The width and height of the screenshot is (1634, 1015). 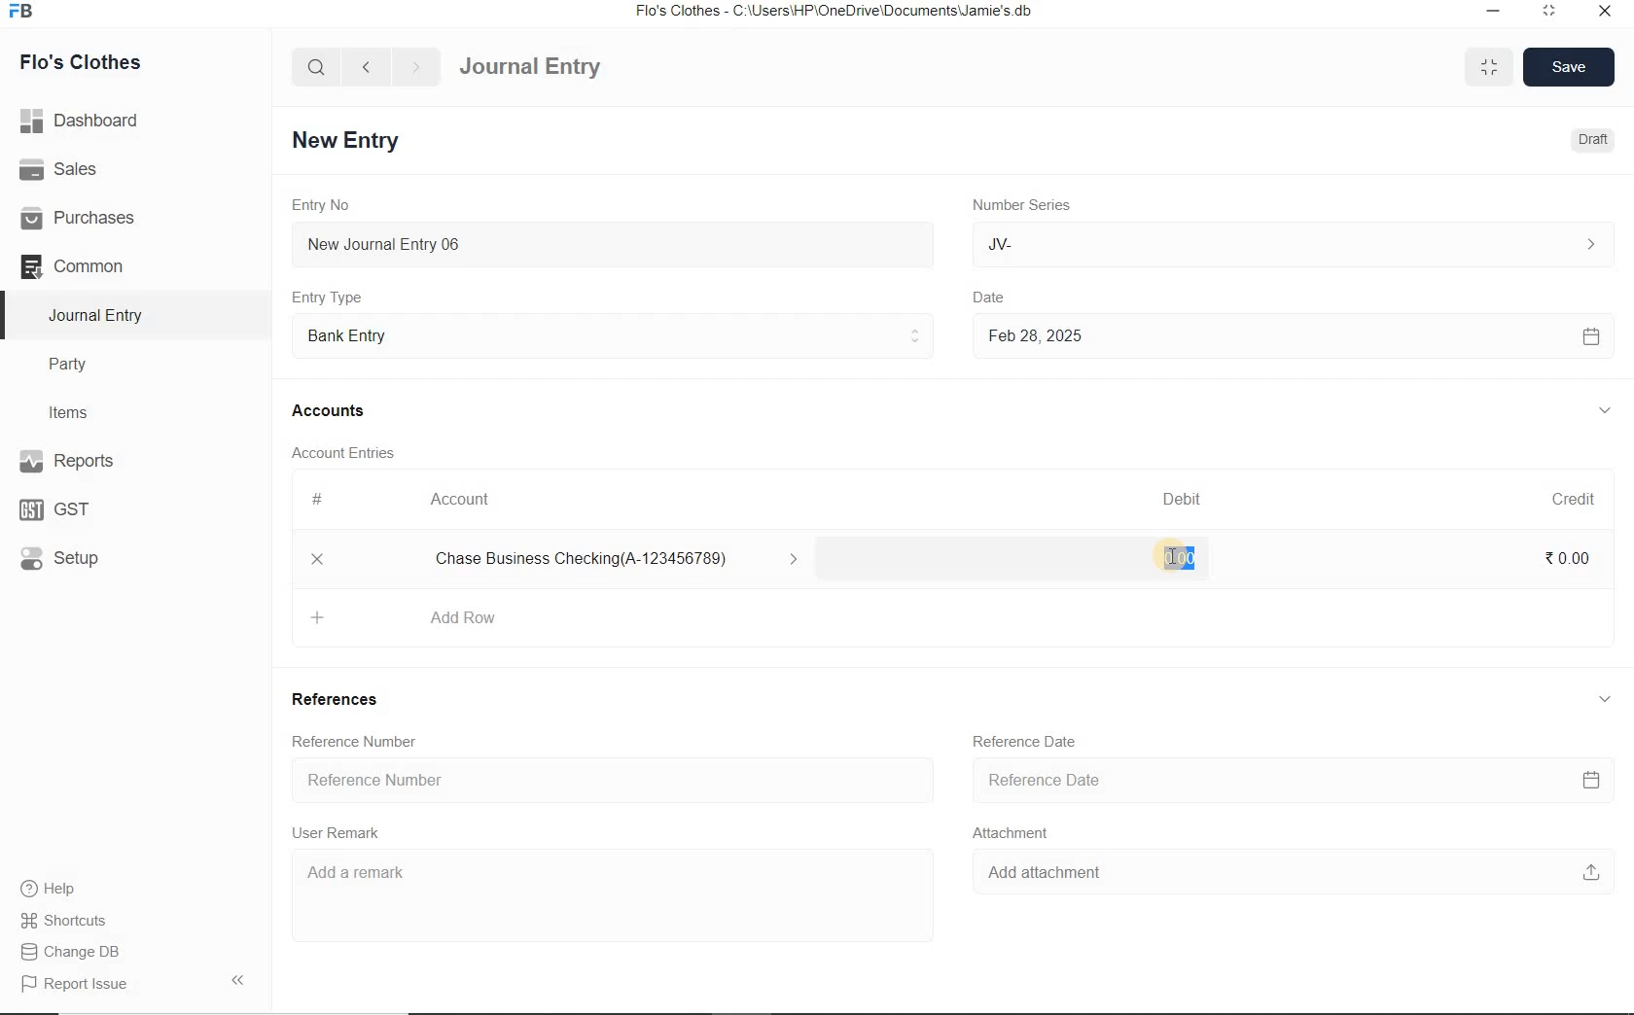 What do you see at coordinates (624, 560) in the screenshot?
I see `Chase Business Checking(A-123456789)` at bounding box center [624, 560].